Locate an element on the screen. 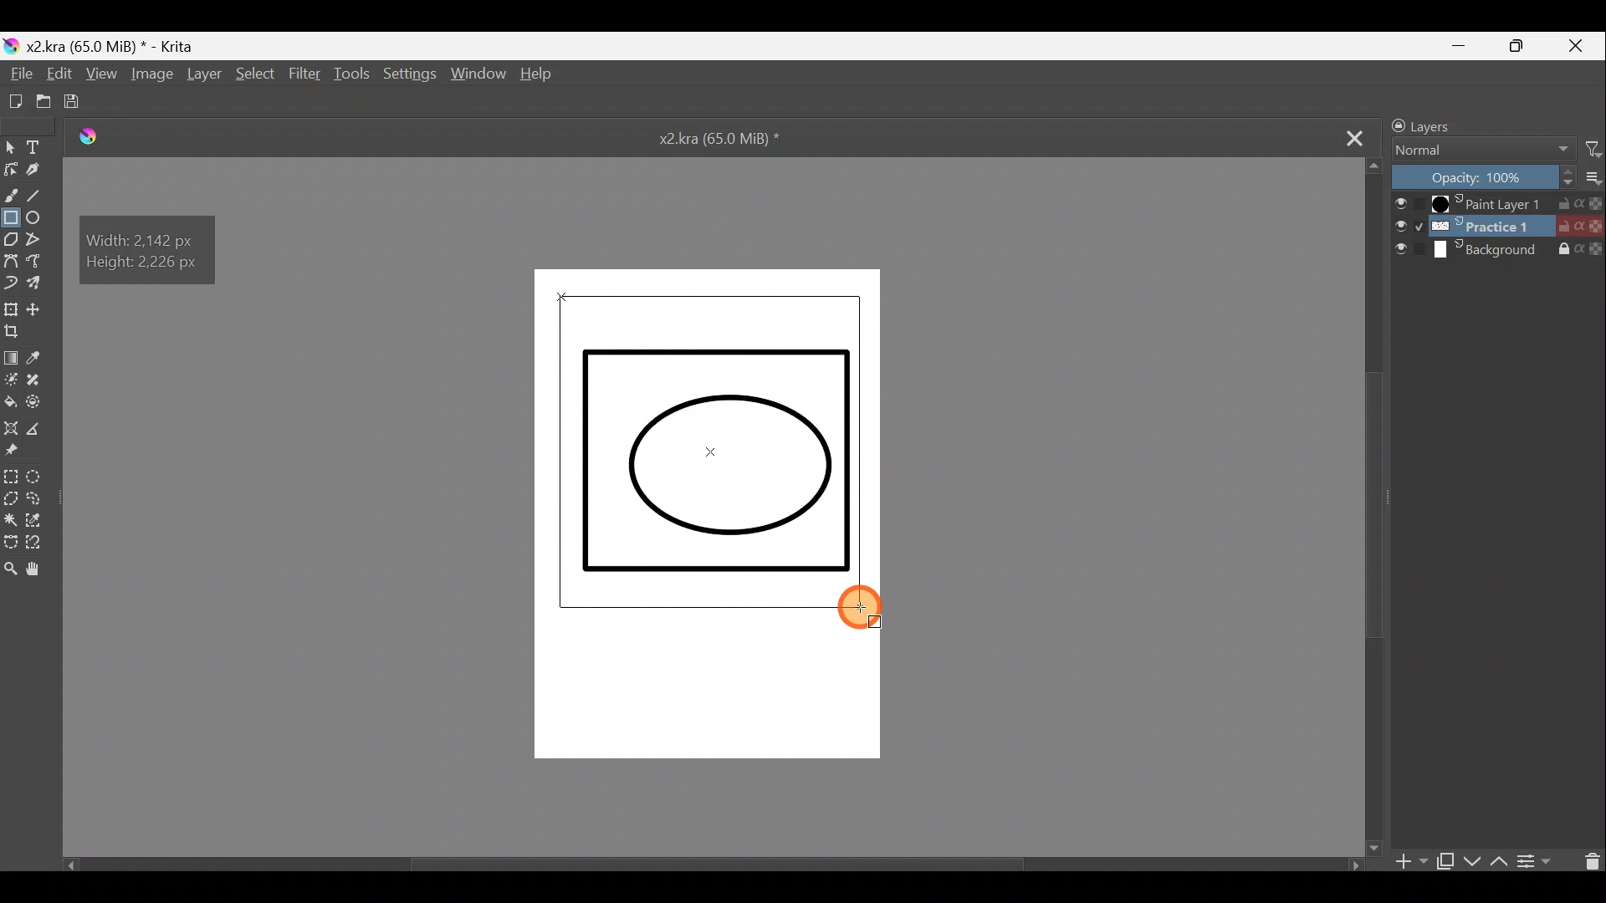  Enclose & fill tool is located at coordinates (41, 404).